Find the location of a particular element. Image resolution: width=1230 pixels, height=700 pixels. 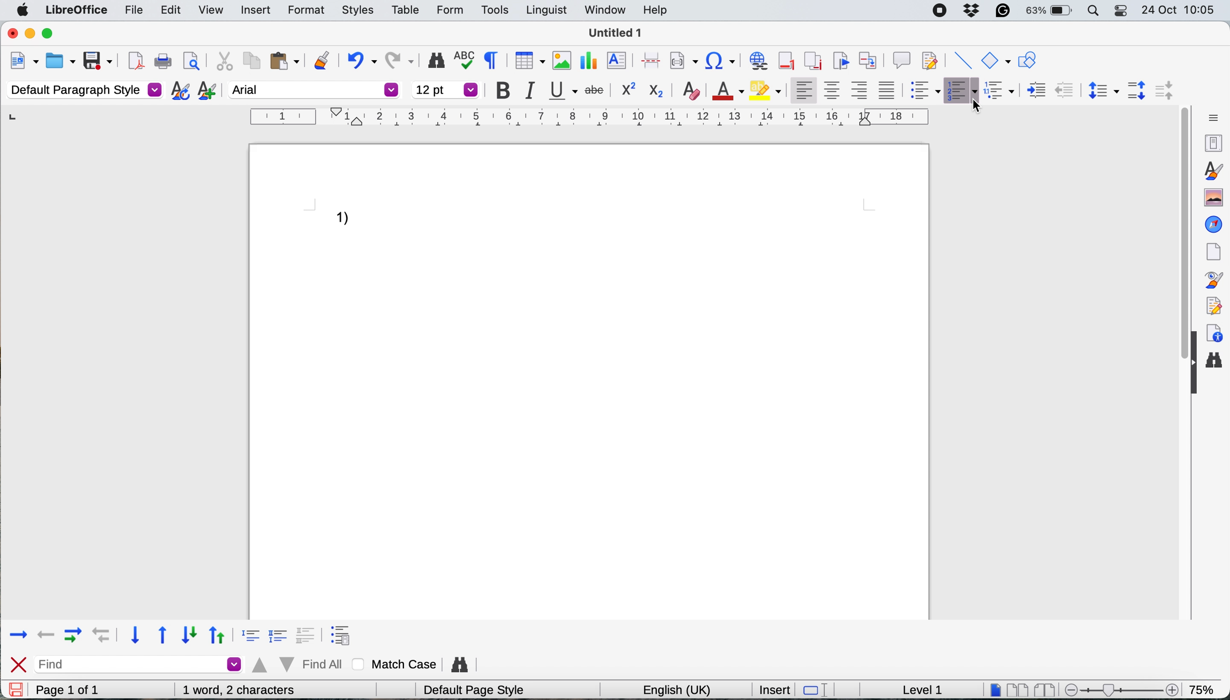

superscript is located at coordinates (626, 88).